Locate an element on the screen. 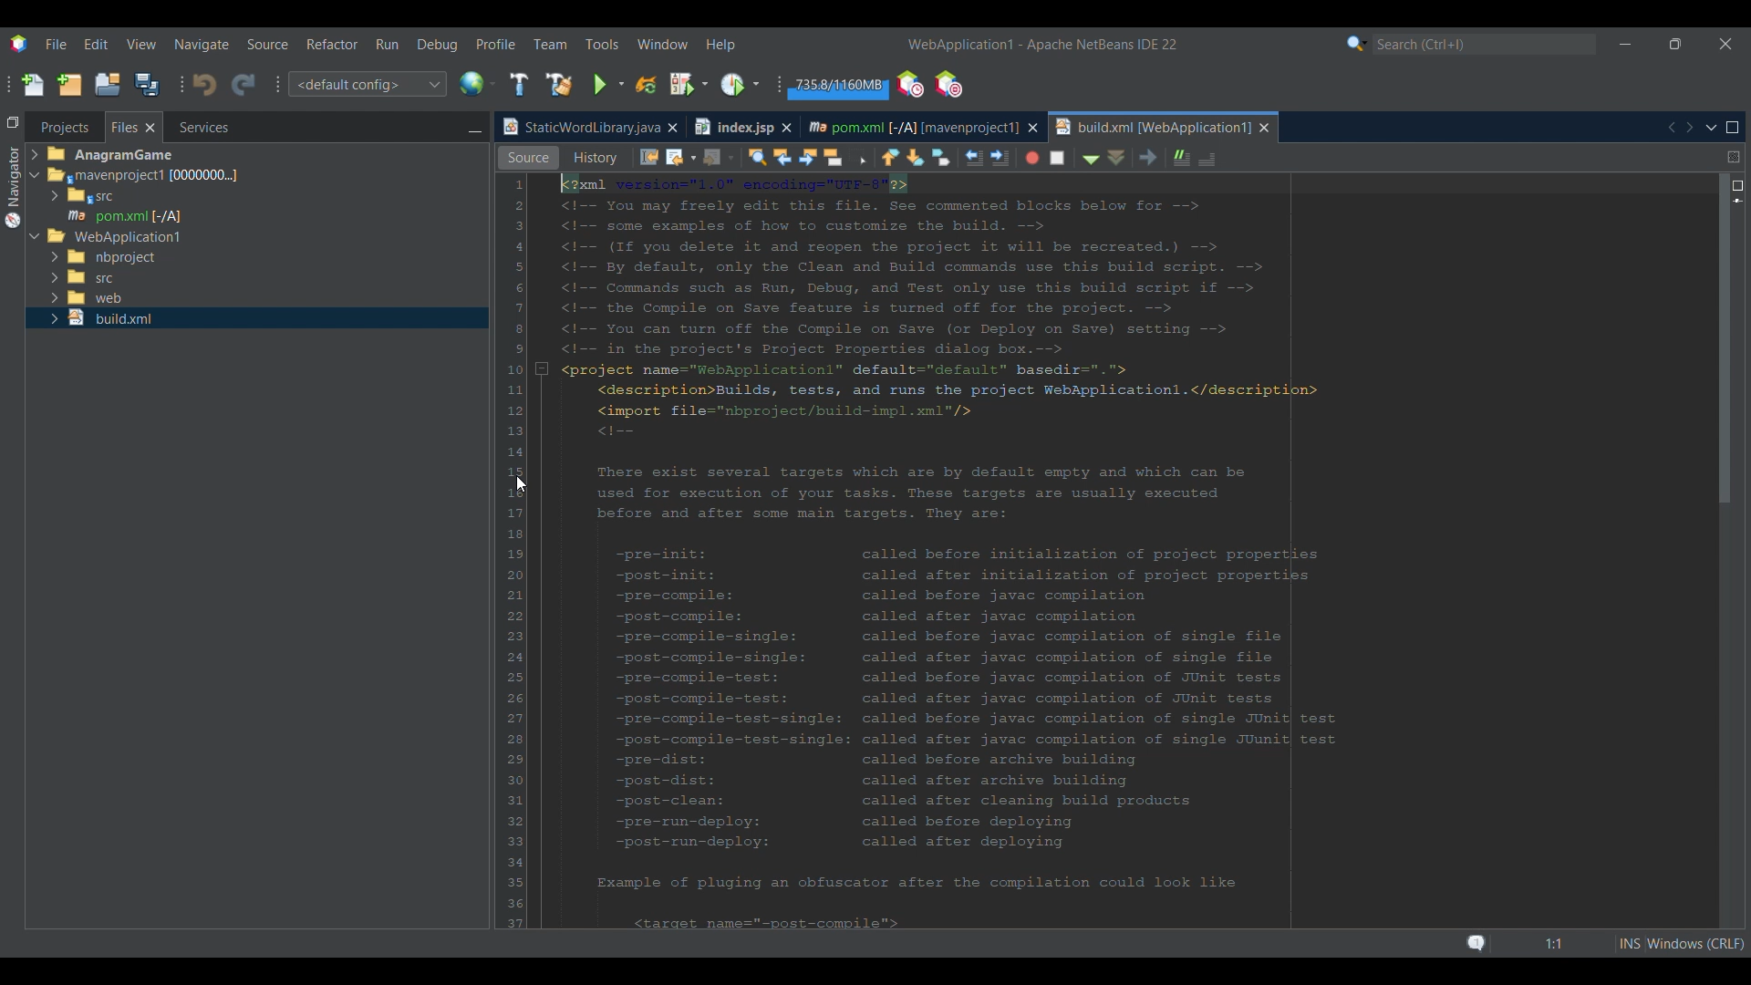 This screenshot has height=985, width=1751. Open project is located at coordinates (108, 84).